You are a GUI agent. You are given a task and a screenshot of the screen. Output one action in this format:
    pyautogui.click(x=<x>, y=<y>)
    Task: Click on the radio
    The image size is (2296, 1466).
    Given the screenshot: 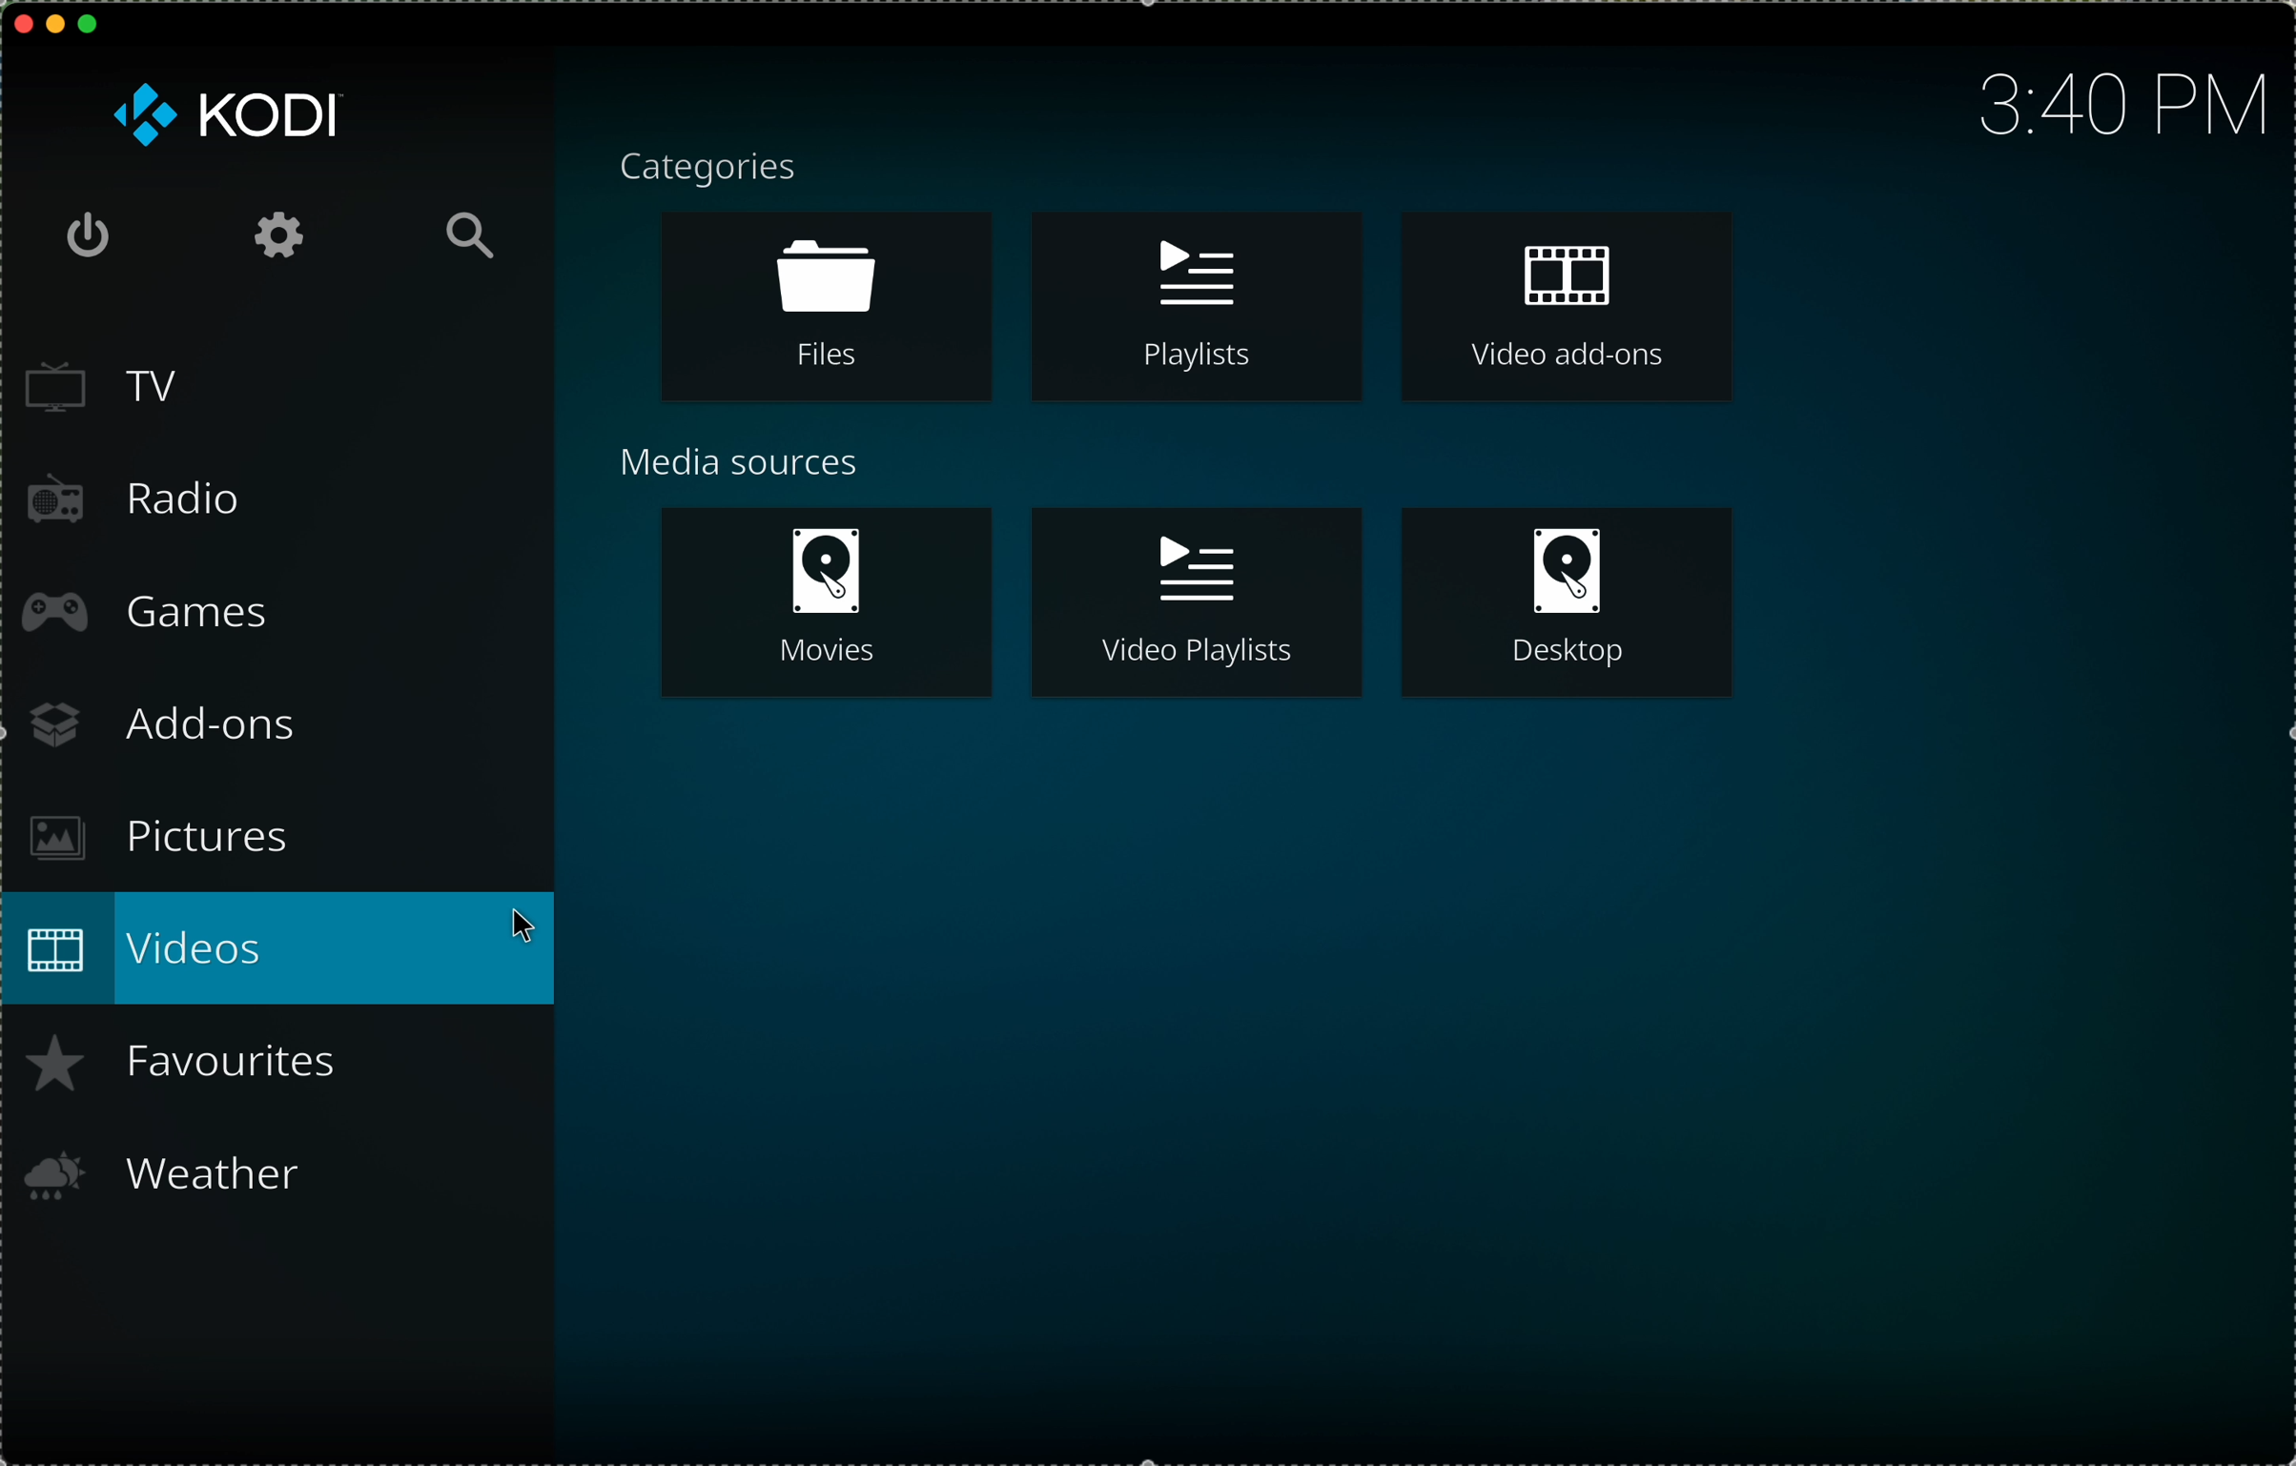 What is the action you would take?
    pyautogui.click(x=132, y=500)
    